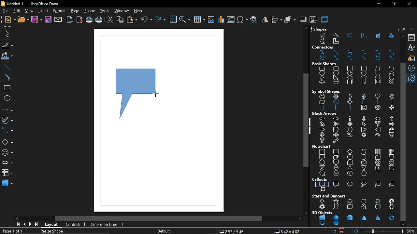 This screenshot has width=417, height=234. Describe the element at coordinates (99, 20) in the screenshot. I see `print` at that location.